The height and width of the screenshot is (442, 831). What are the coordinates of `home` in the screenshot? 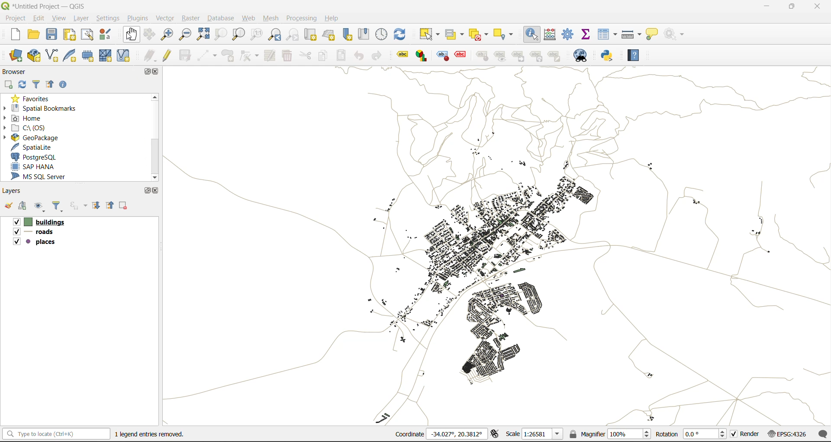 It's located at (26, 118).